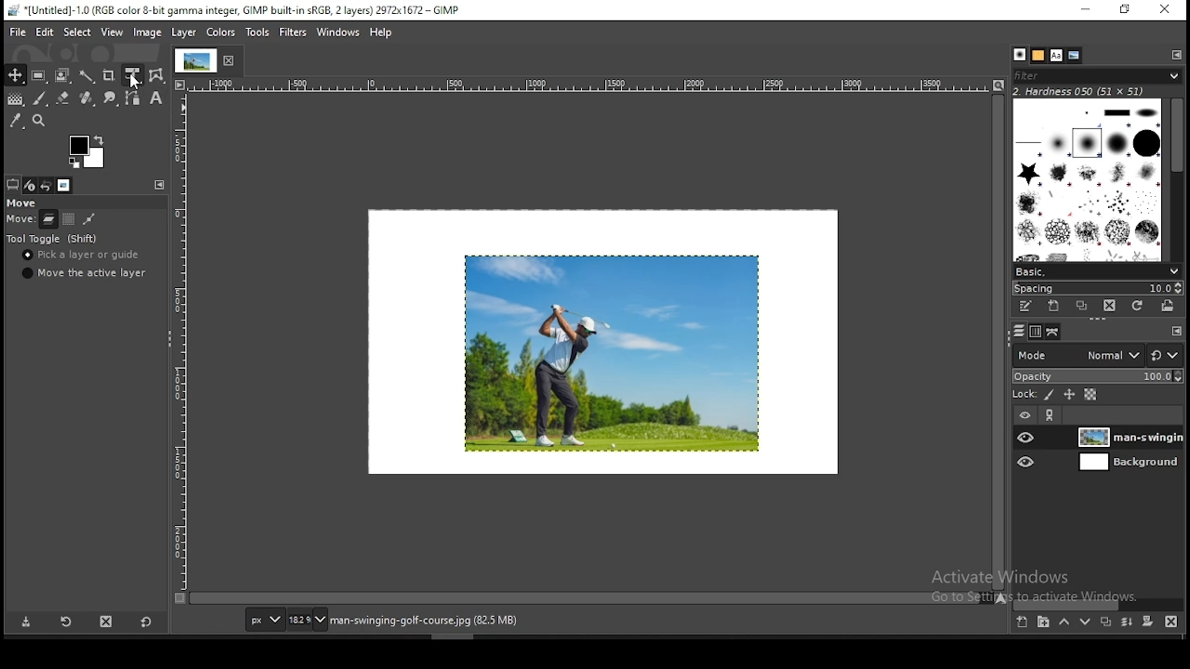  Describe the element at coordinates (1055, 54) in the screenshot. I see `fonts` at that location.